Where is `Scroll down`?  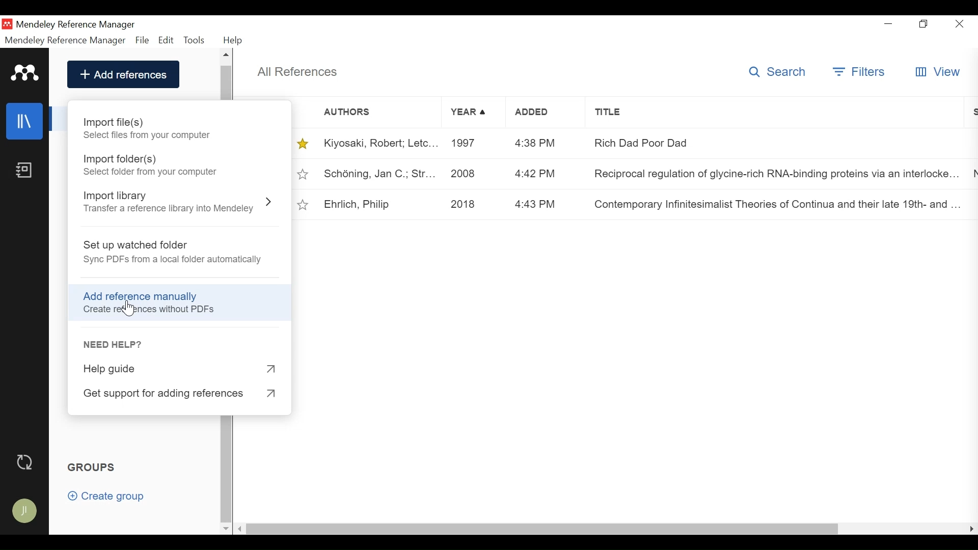 Scroll down is located at coordinates (226, 528).